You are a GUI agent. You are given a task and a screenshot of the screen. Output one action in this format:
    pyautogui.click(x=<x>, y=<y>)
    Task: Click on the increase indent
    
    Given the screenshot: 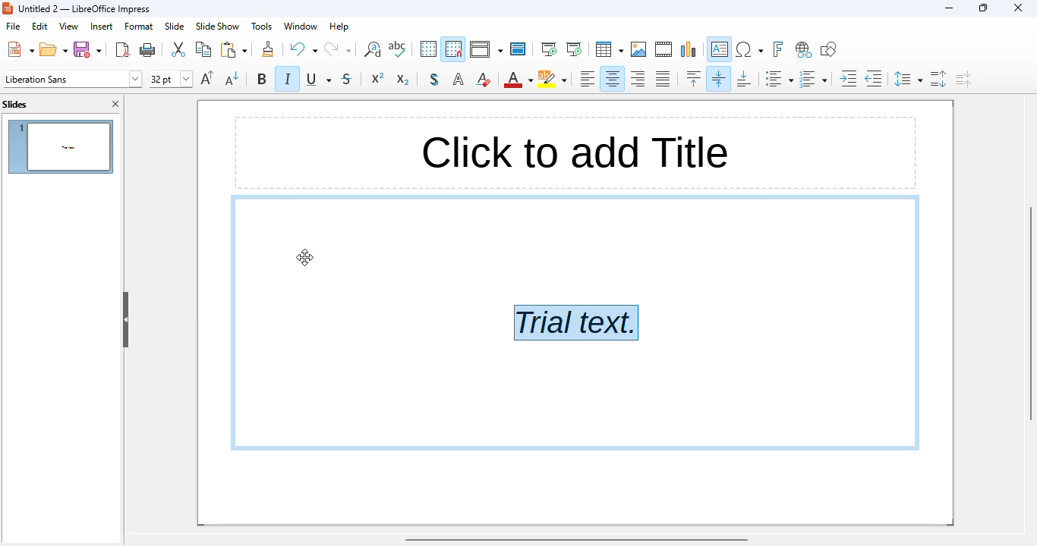 What is the action you would take?
    pyautogui.click(x=849, y=79)
    